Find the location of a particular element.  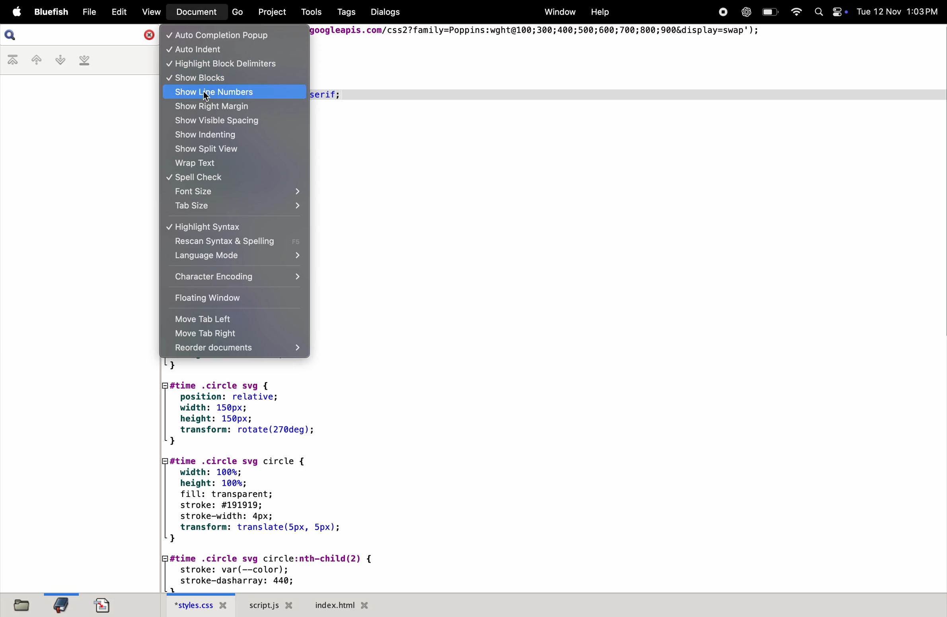

script.js is located at coordinates (271, 605).